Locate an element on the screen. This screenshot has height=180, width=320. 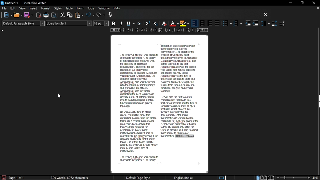
Default page style is located at coordinates (138, 177).